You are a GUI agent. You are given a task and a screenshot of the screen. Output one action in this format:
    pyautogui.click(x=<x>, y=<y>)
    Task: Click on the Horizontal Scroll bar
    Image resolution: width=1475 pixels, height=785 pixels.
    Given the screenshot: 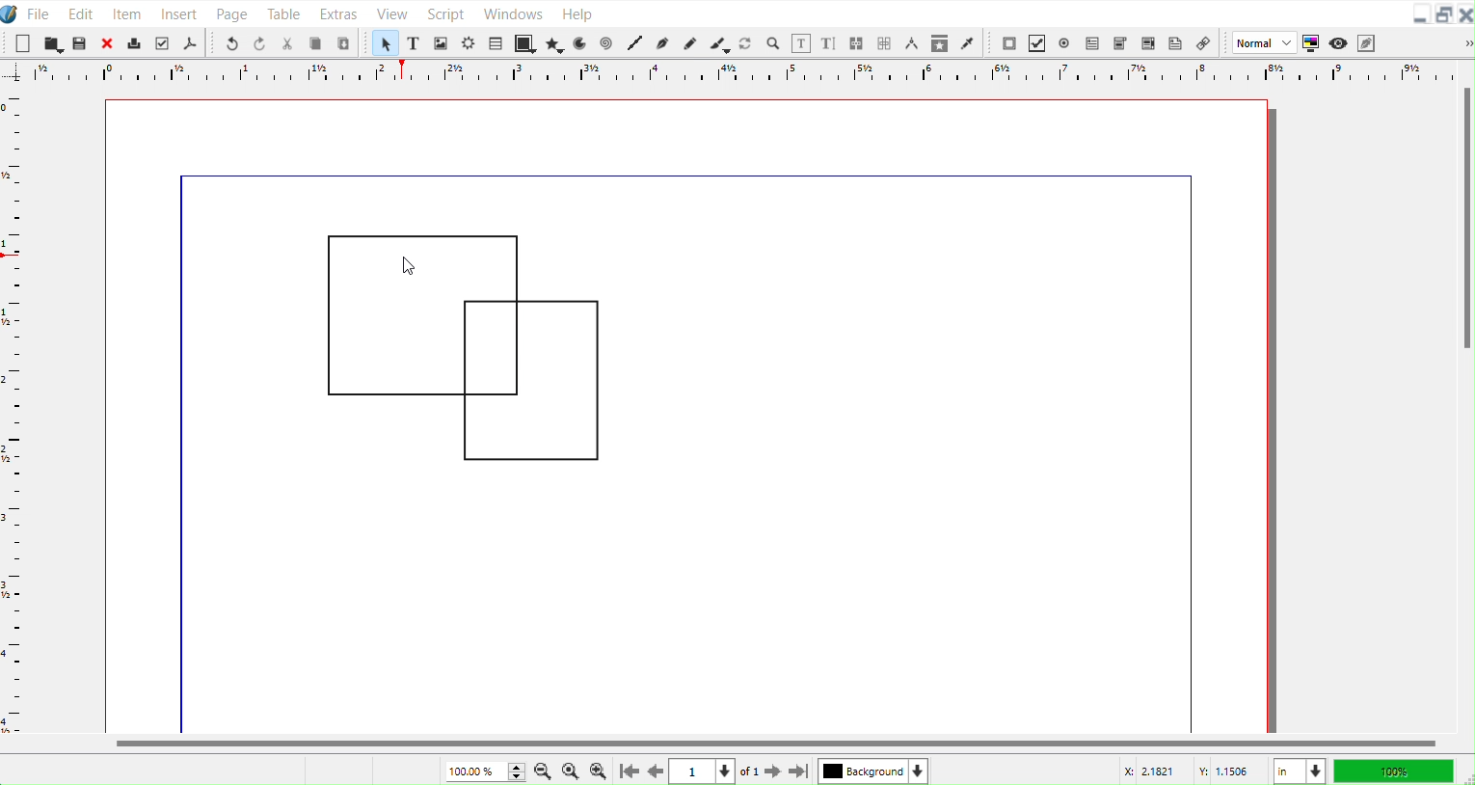 What is the action you would take?
    pyautogui.click(x=737, y=744)
    